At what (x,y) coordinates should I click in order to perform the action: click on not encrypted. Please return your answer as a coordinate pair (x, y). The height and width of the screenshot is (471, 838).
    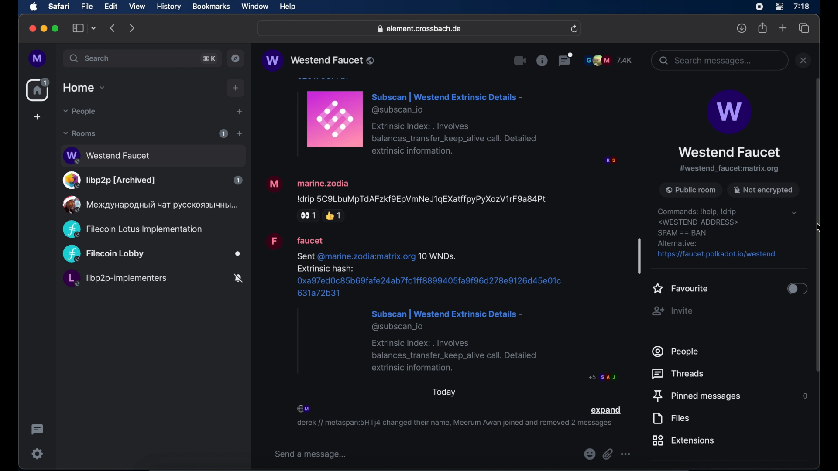
    Looking at the image, I should click on (763, 189).